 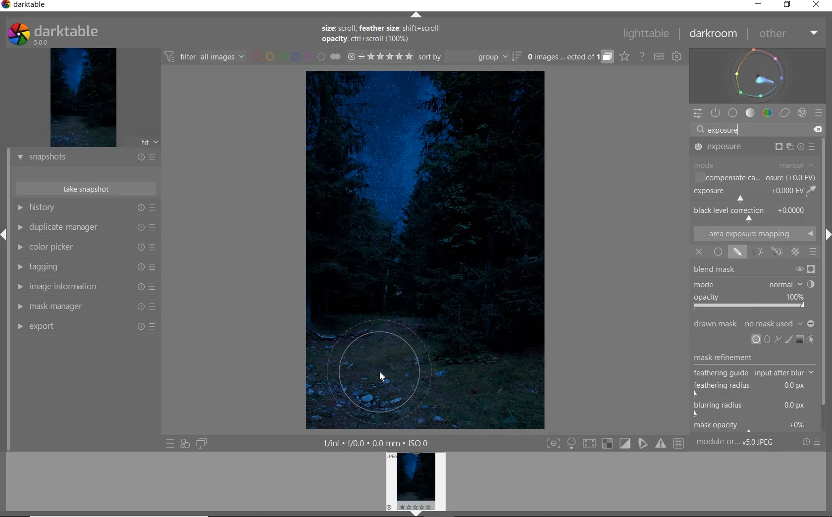 What do you see at coordinates (659, 57) in the screenshot?
I see `SET KEYBOARD SHORTCUTS` at bounding box center [659, 57].